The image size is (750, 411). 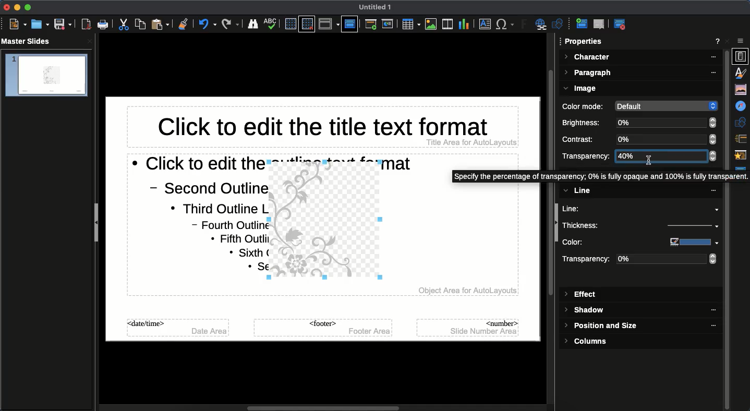 What do you see at coordinates (161, 24) in the screenshot?
I see `Paste` at bounding box center [161, 24].